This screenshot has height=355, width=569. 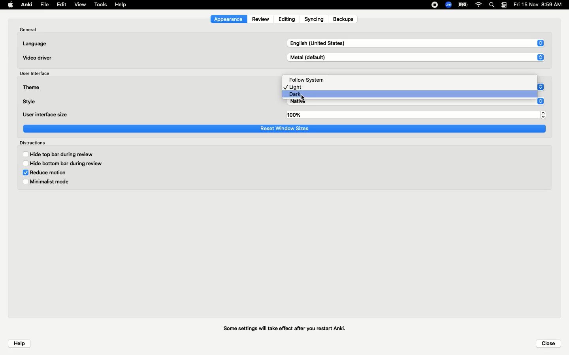 I want to click on Help, so click(x=19, y=343).